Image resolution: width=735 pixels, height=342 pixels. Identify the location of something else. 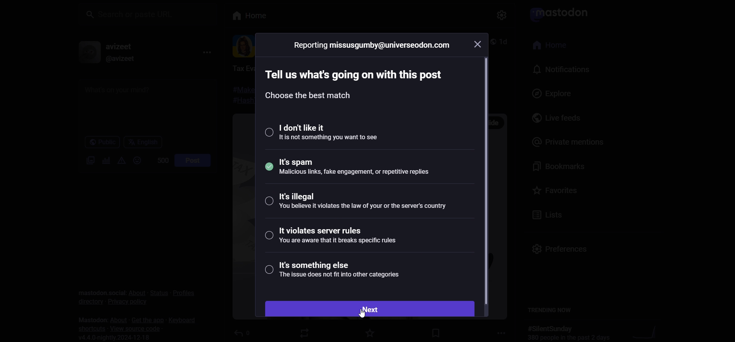
(333, 272).